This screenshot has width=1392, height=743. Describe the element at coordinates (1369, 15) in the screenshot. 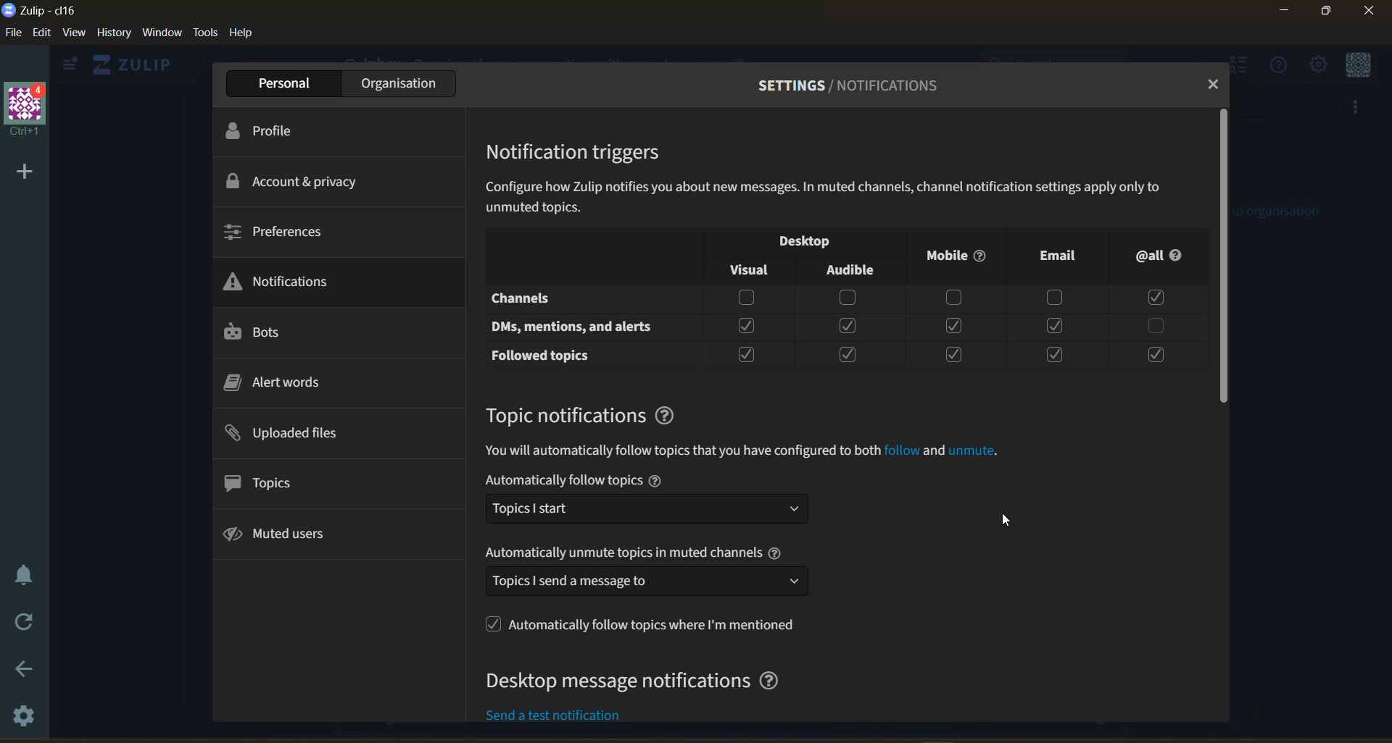

I see `Close` at that location.